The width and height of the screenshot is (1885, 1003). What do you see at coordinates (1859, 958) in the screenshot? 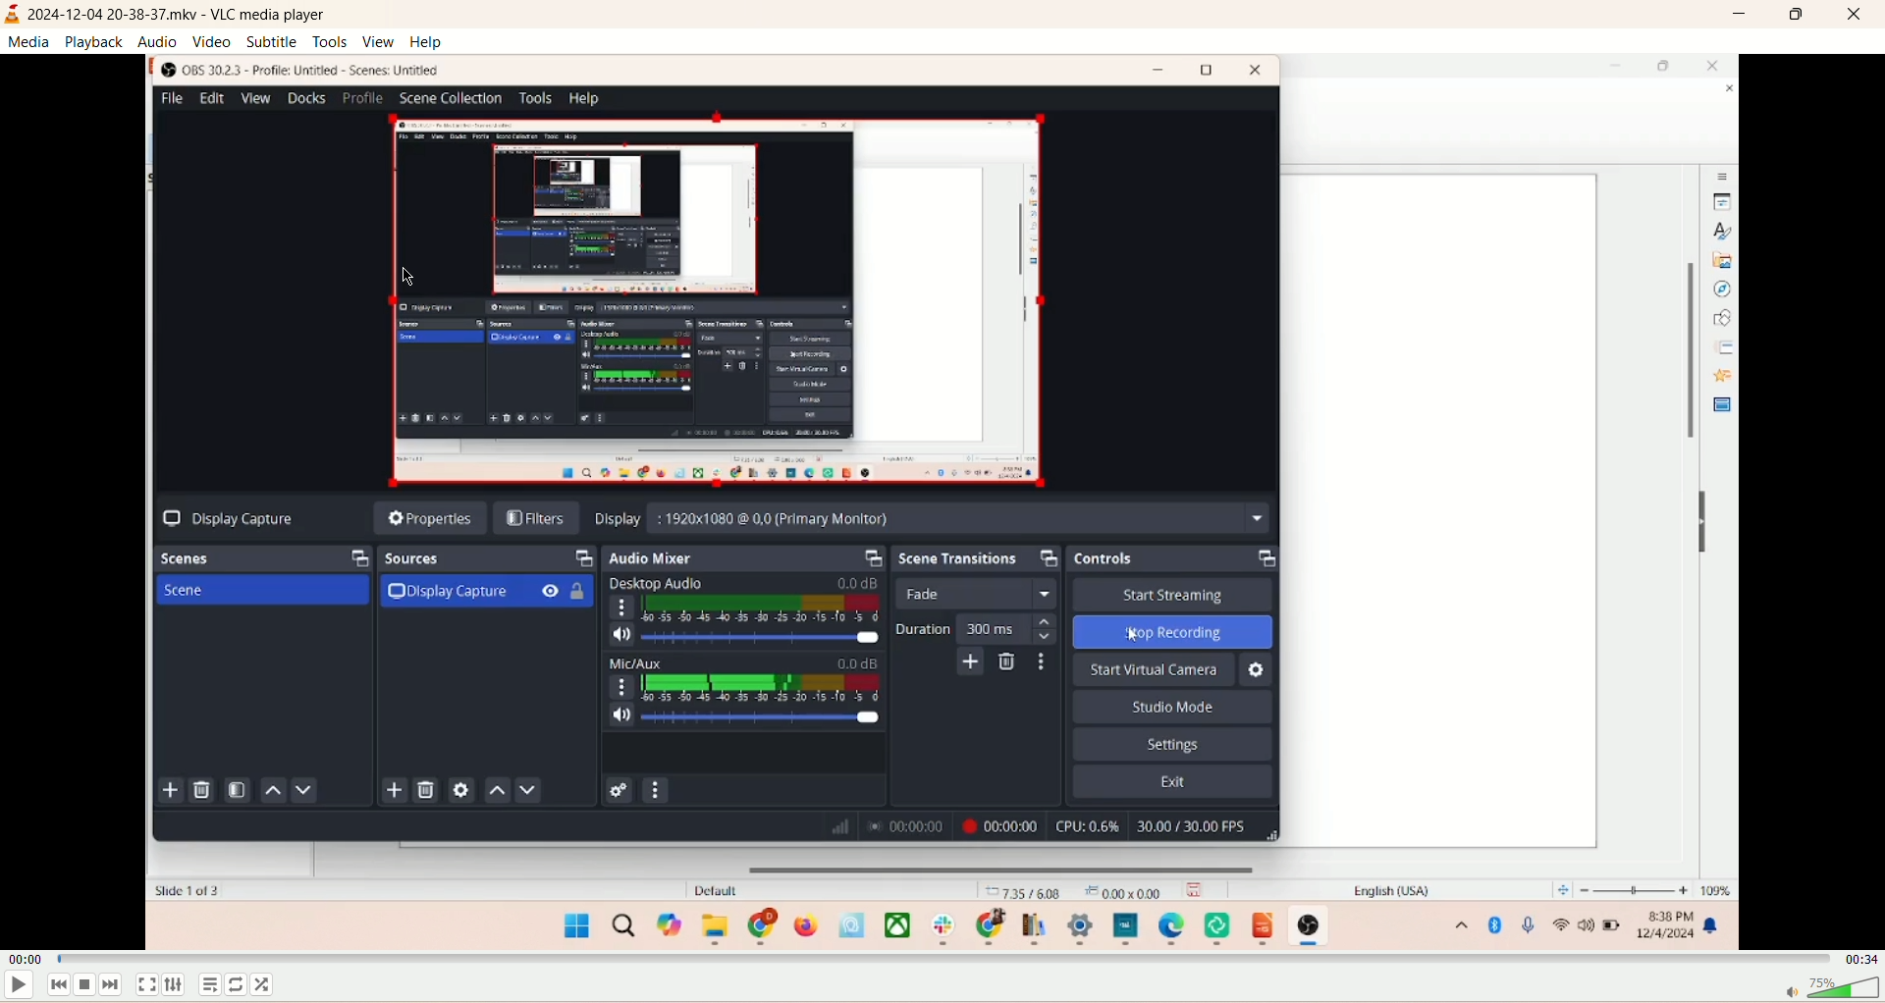
I see `total time` at bounding box center [1859, 958].